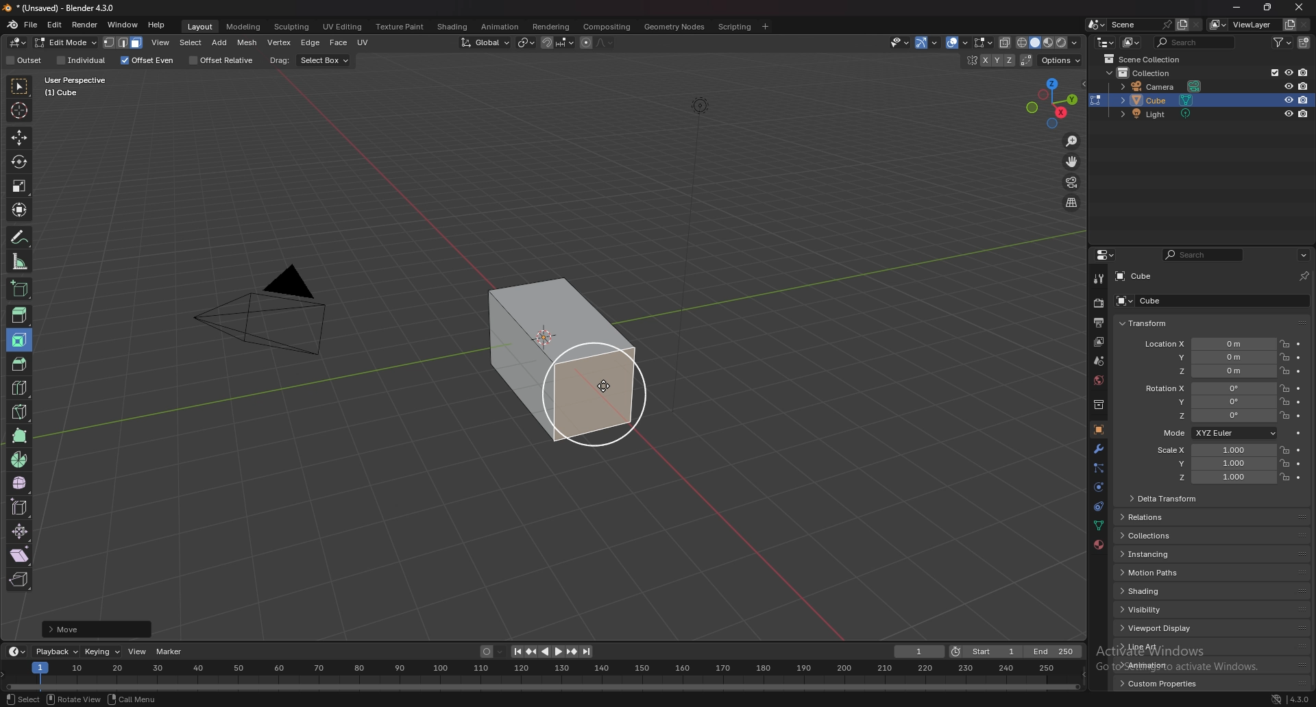 The height and width of the screenshot is (707, 1316). What do you see at coordinates (1210, 371) in the screenshot?
I see `location z` at bounding box center [1210, 371].